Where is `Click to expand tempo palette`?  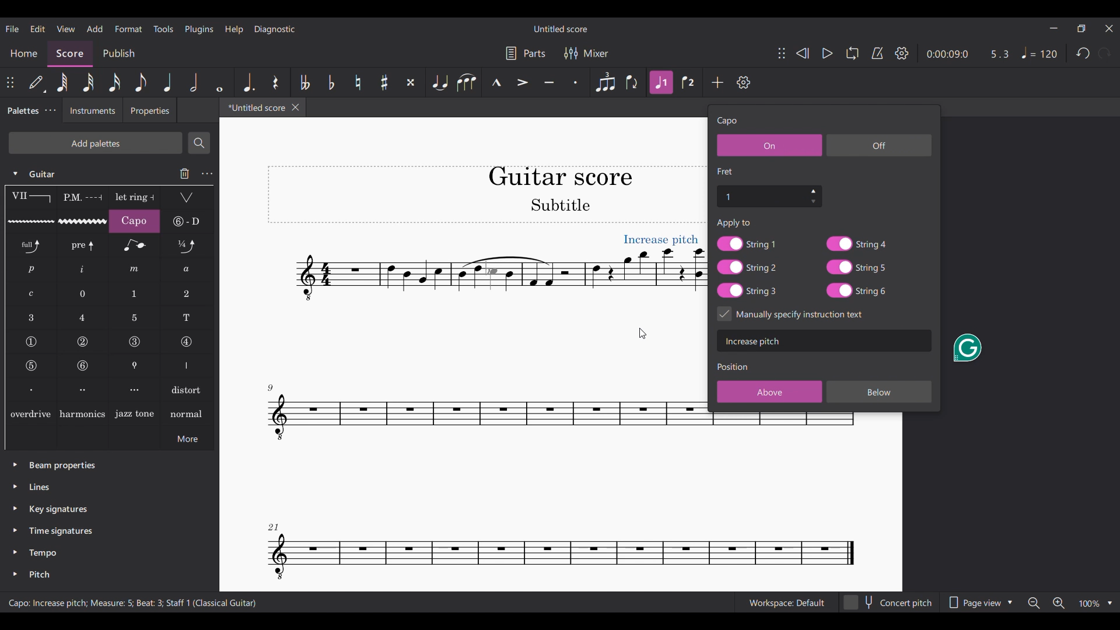 Click to expand tempo palette is located at coordinates (15, 551).